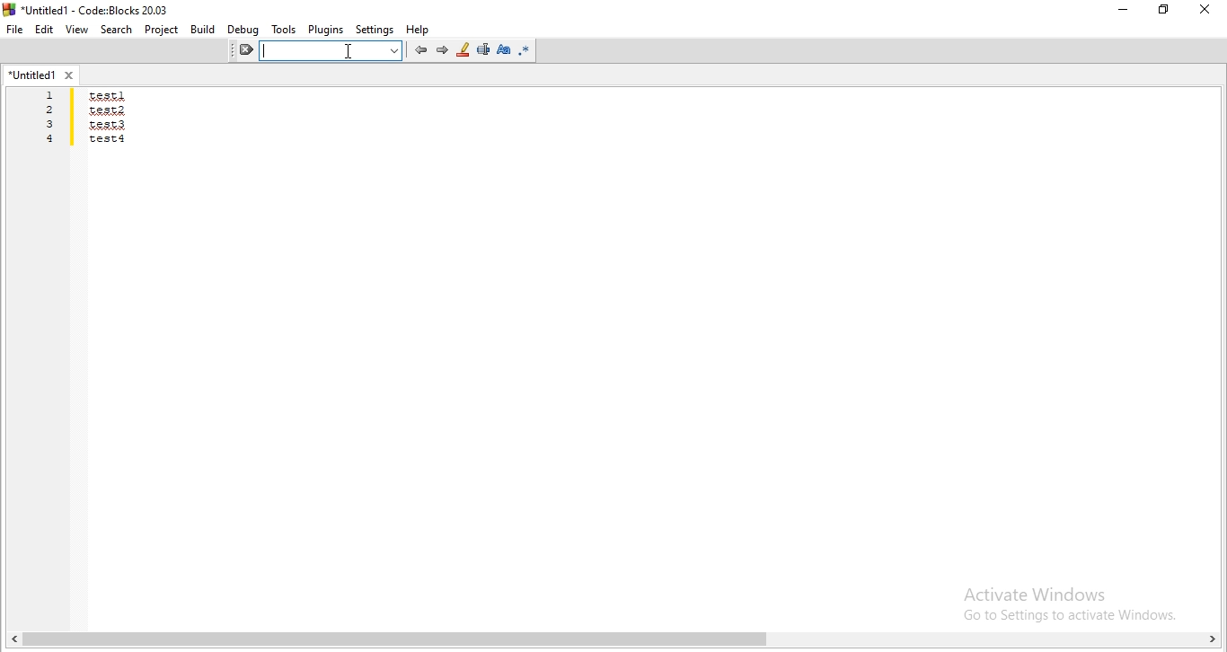 The width and height of the screenshot is (1227, 652). Describe the element at coordinates (108, 138) in the screenshot. I see `test4` at that location.